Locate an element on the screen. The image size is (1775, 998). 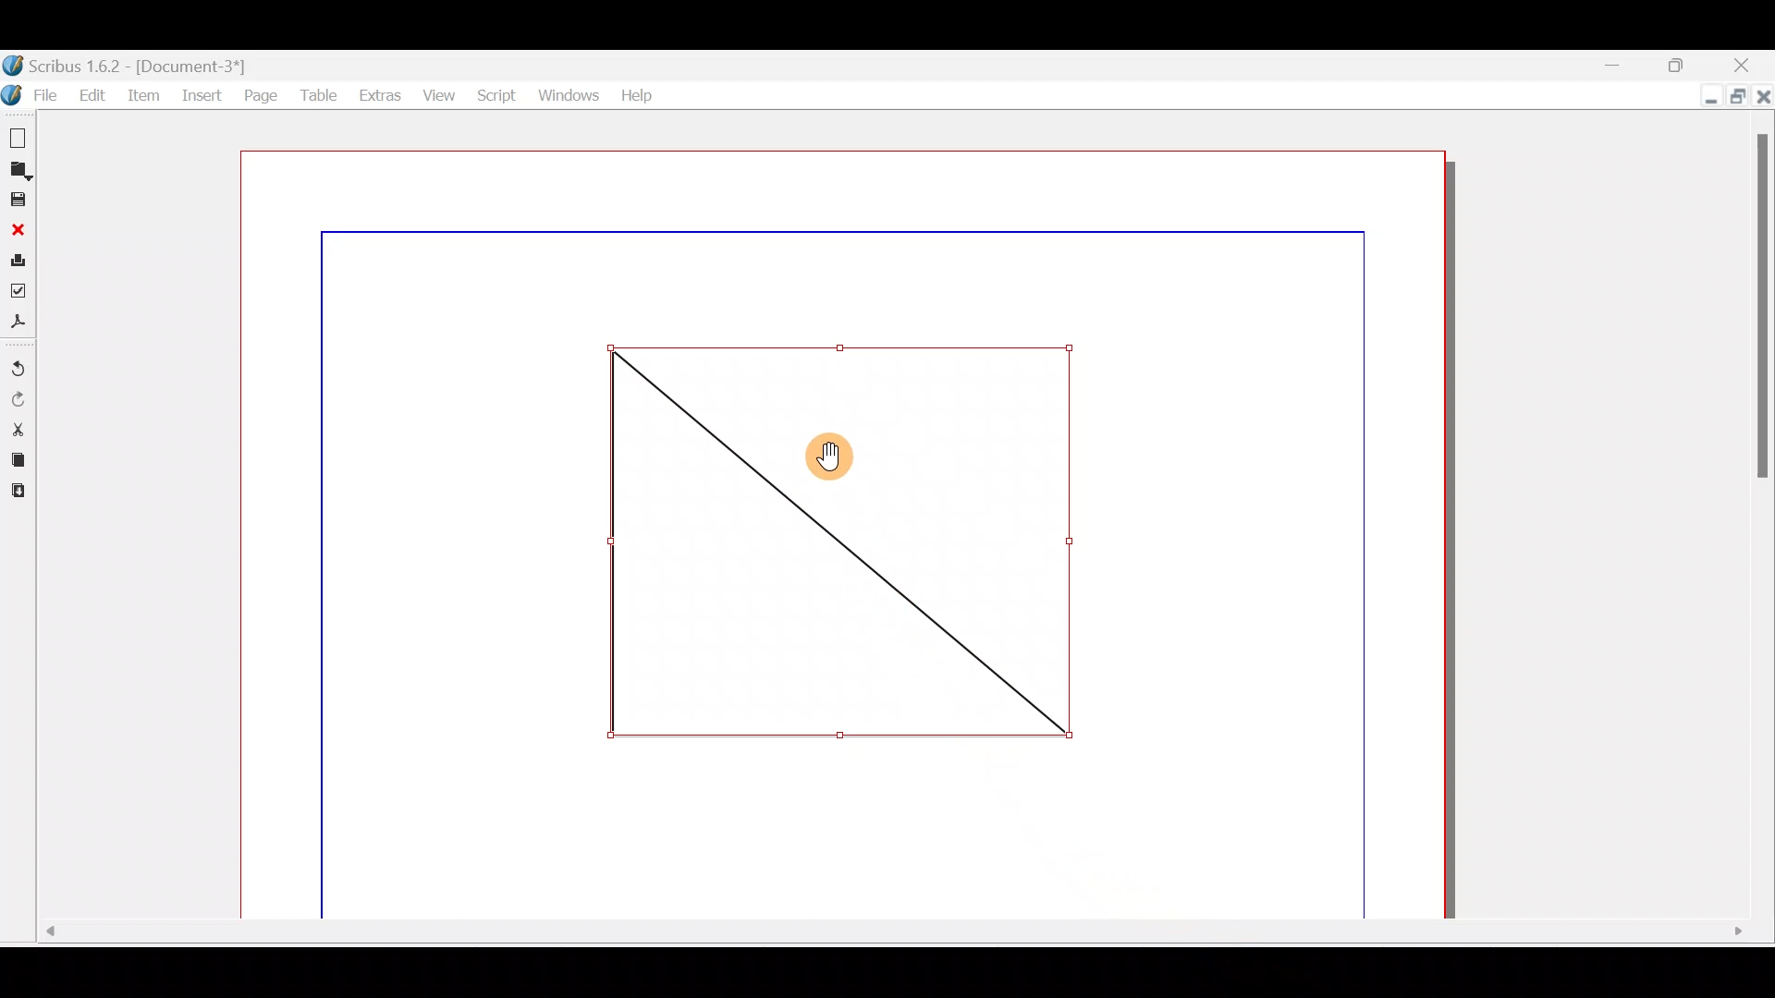
Cut is located at coordinates (18, 428).